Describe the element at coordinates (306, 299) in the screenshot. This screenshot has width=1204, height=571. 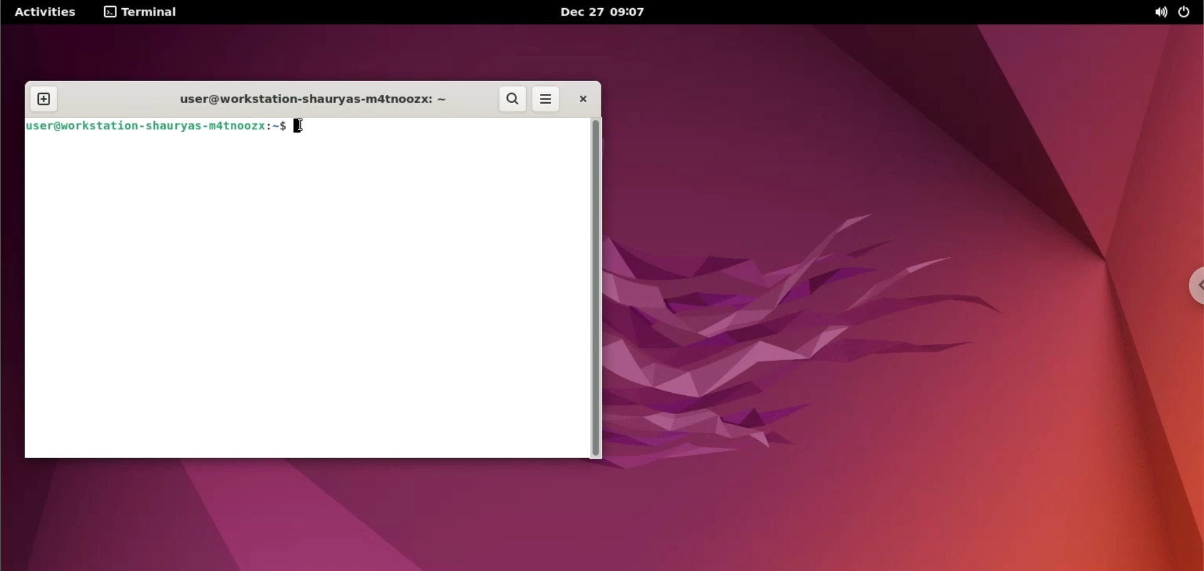
I see `command input box` at that location.